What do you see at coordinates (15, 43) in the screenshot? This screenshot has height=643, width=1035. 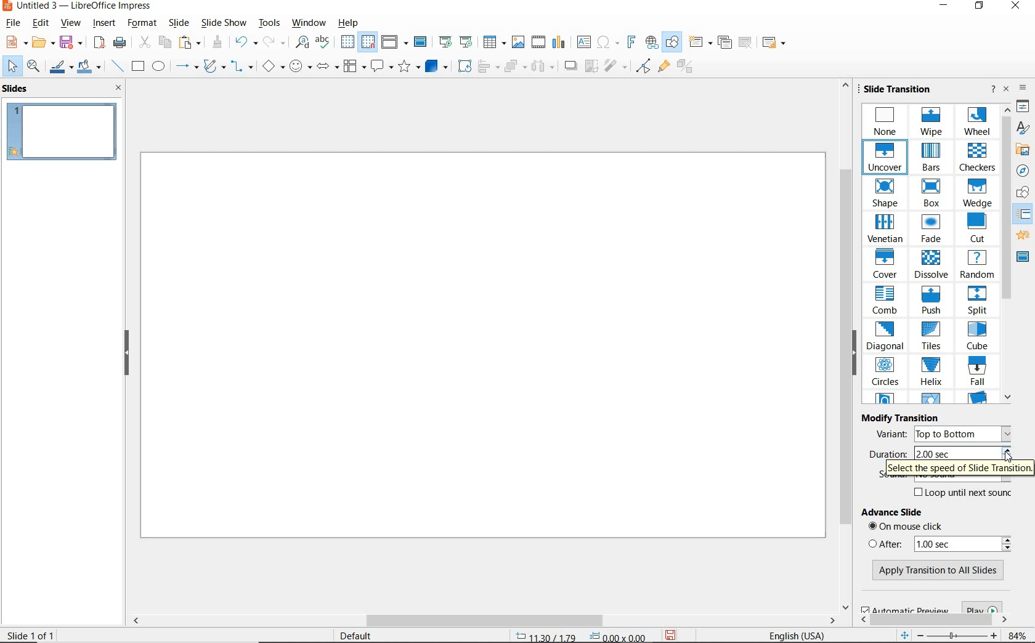 I see `NEW` at bounding box center [15, 43].